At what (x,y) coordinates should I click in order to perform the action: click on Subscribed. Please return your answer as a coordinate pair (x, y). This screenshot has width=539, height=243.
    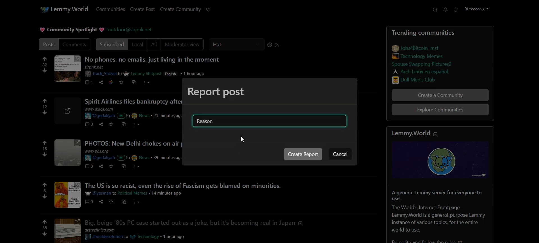
    Looking at the image, I should click on (111, 45).